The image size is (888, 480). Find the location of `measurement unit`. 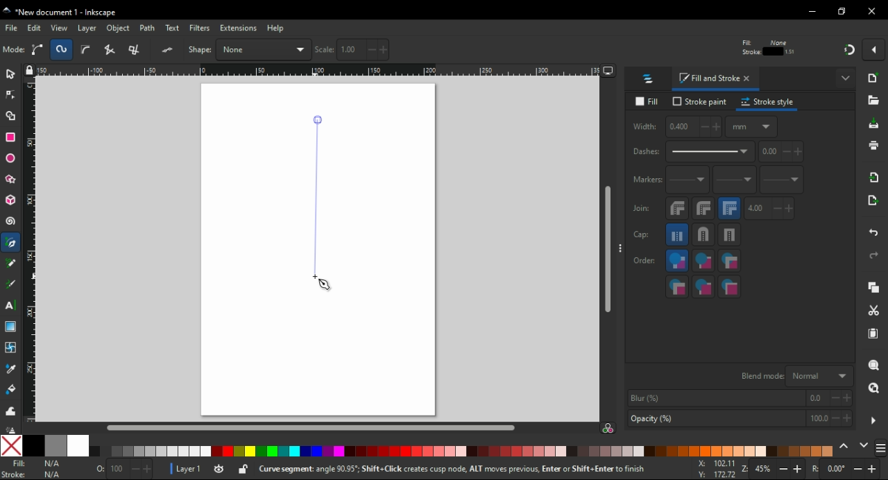

measurement unit is located at coordinates (702, 49).